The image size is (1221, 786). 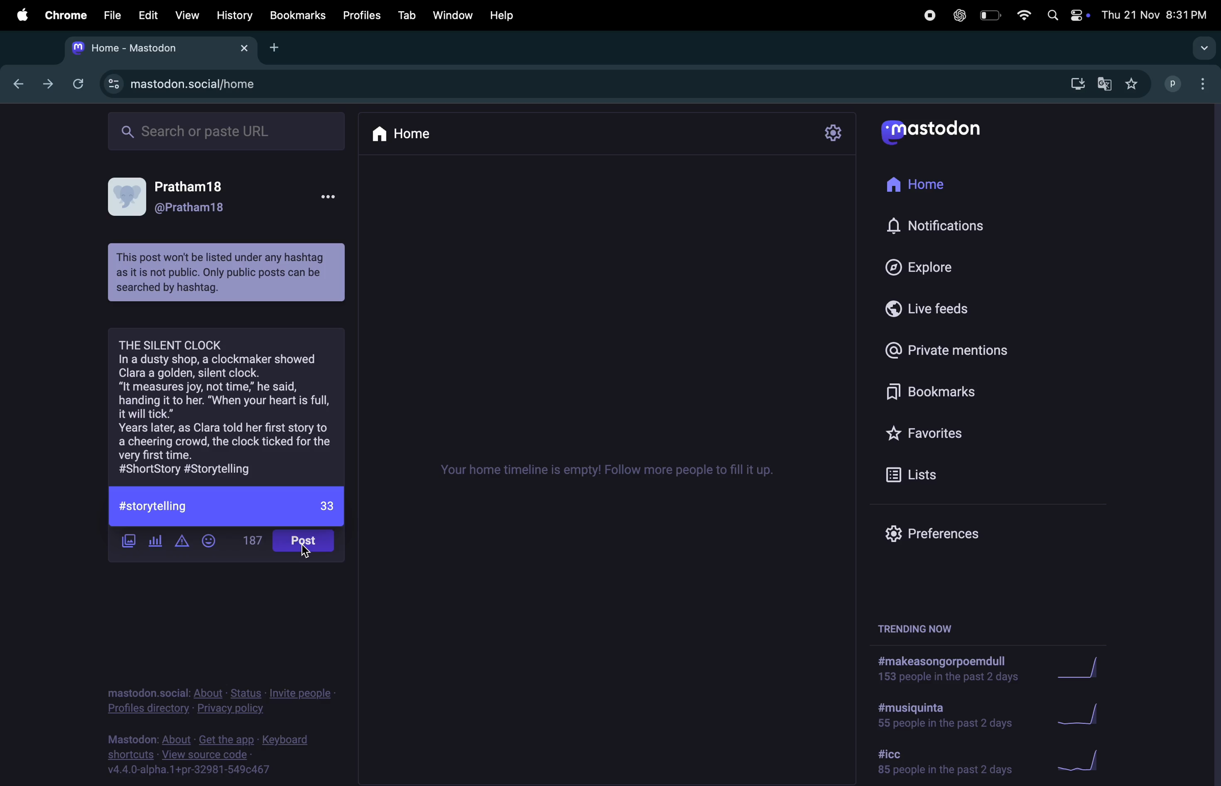 What do you see at coordinates (951, 530) in the screenshot?
I see `prefrences` at bounding box center [951, 530].